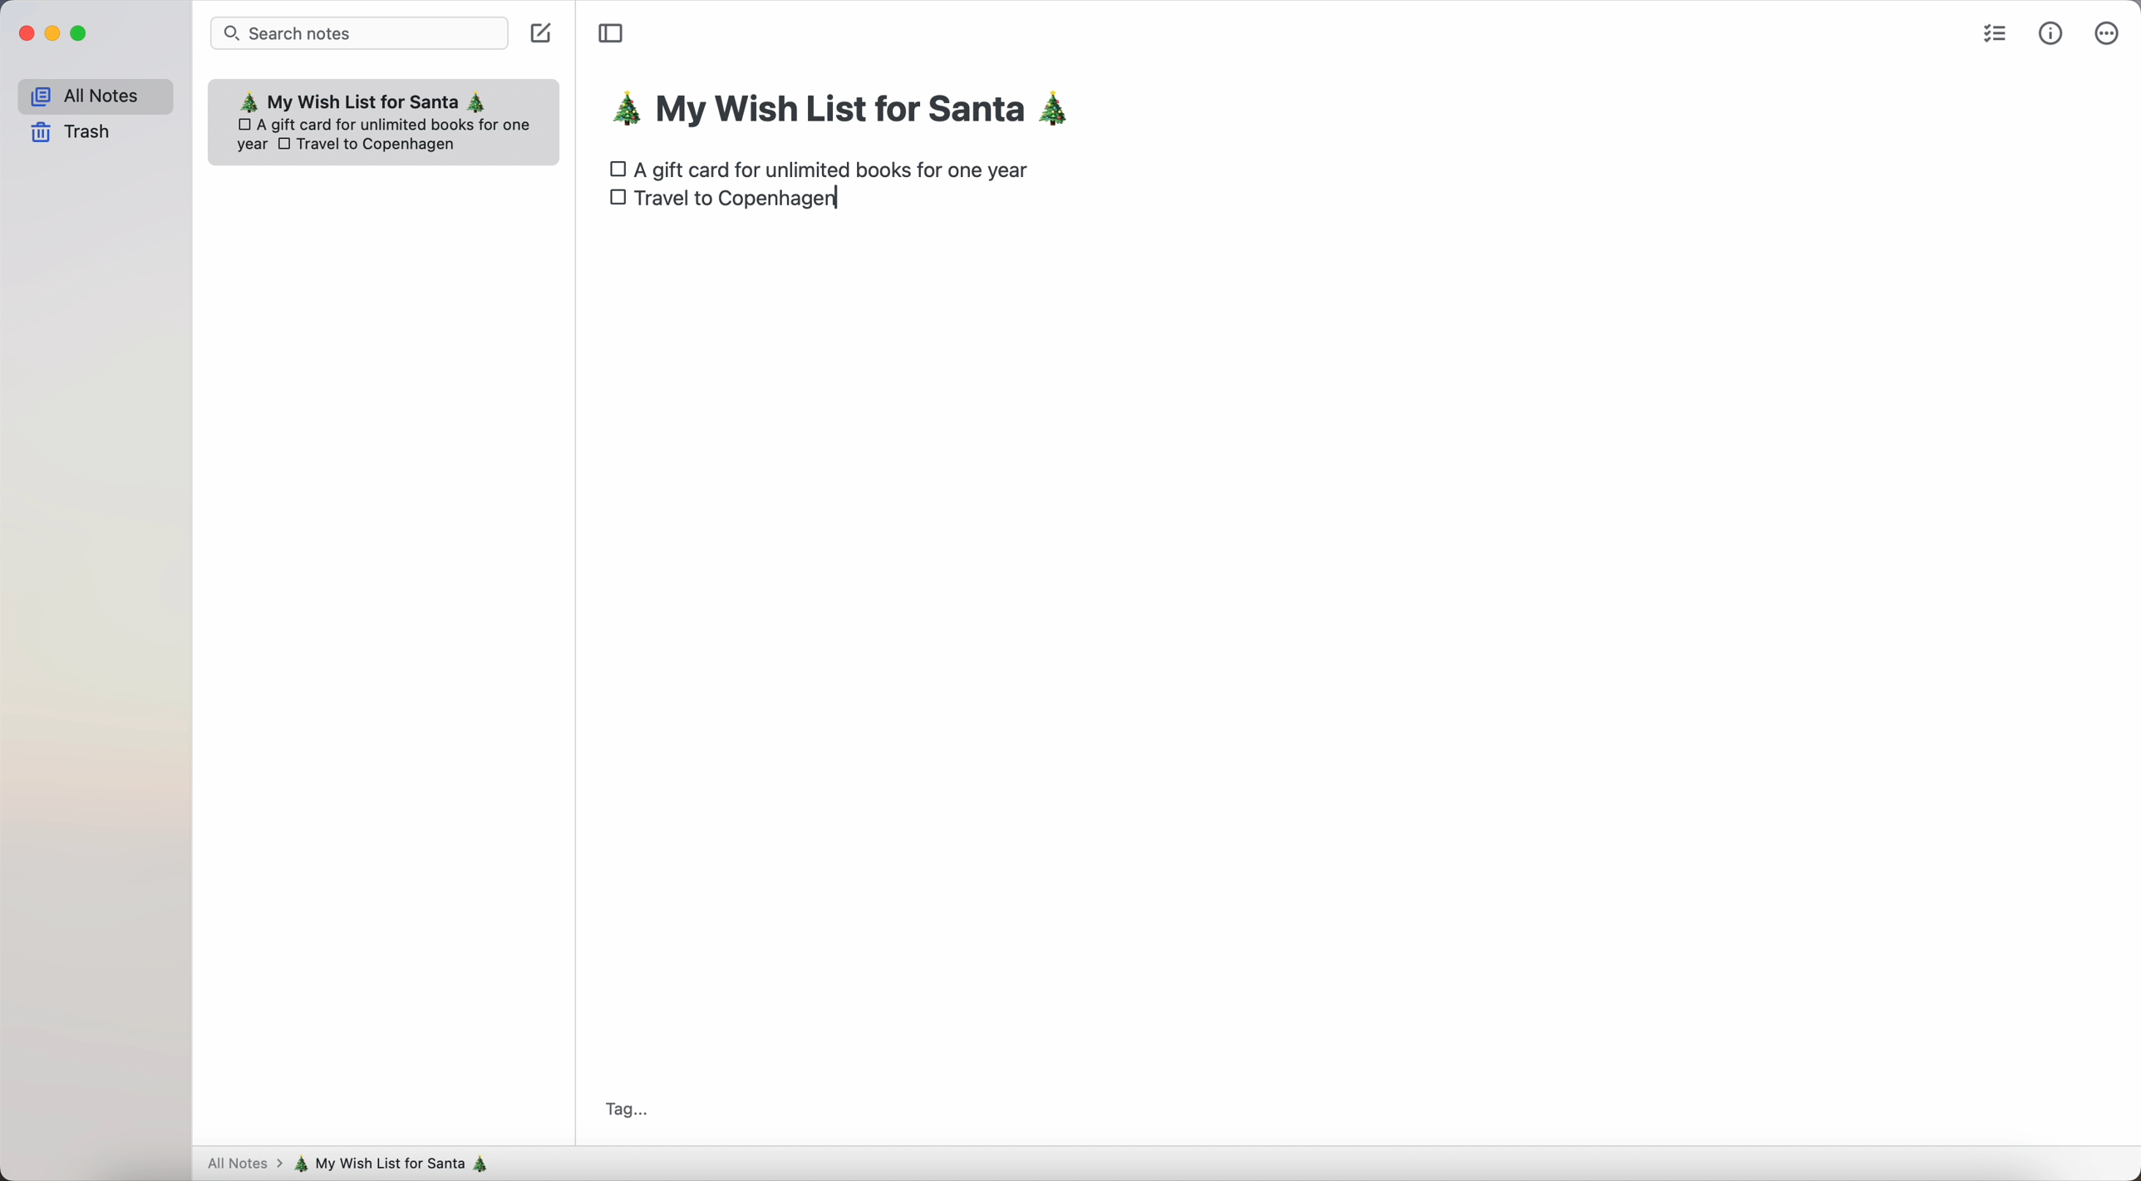  I want to click on create note, so click(544, 37).